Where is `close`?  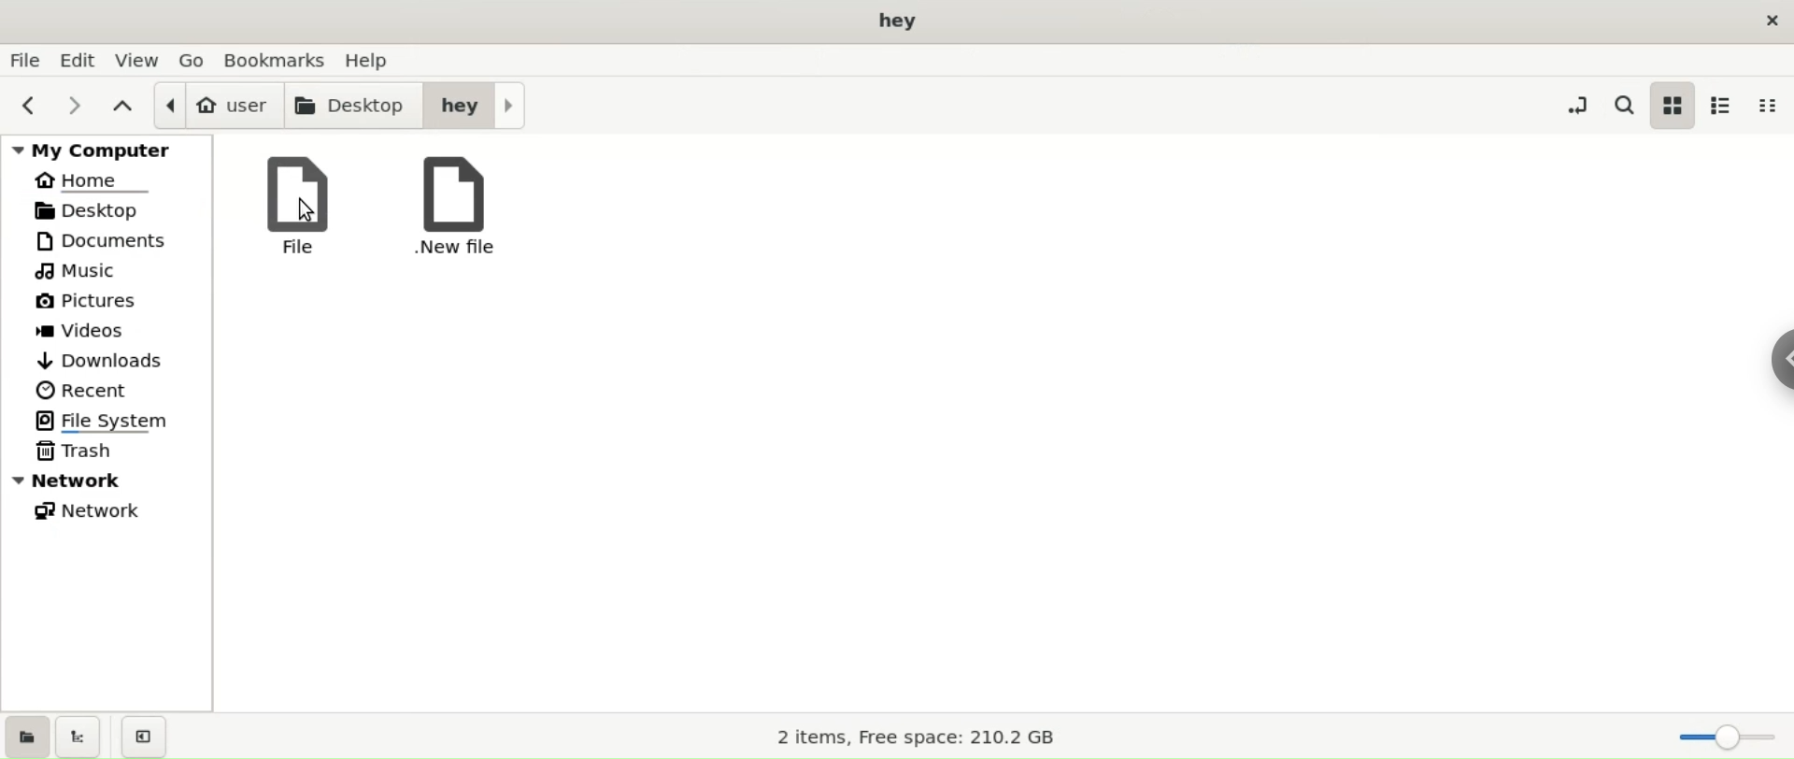
close is located at coordinates (1766, 21).